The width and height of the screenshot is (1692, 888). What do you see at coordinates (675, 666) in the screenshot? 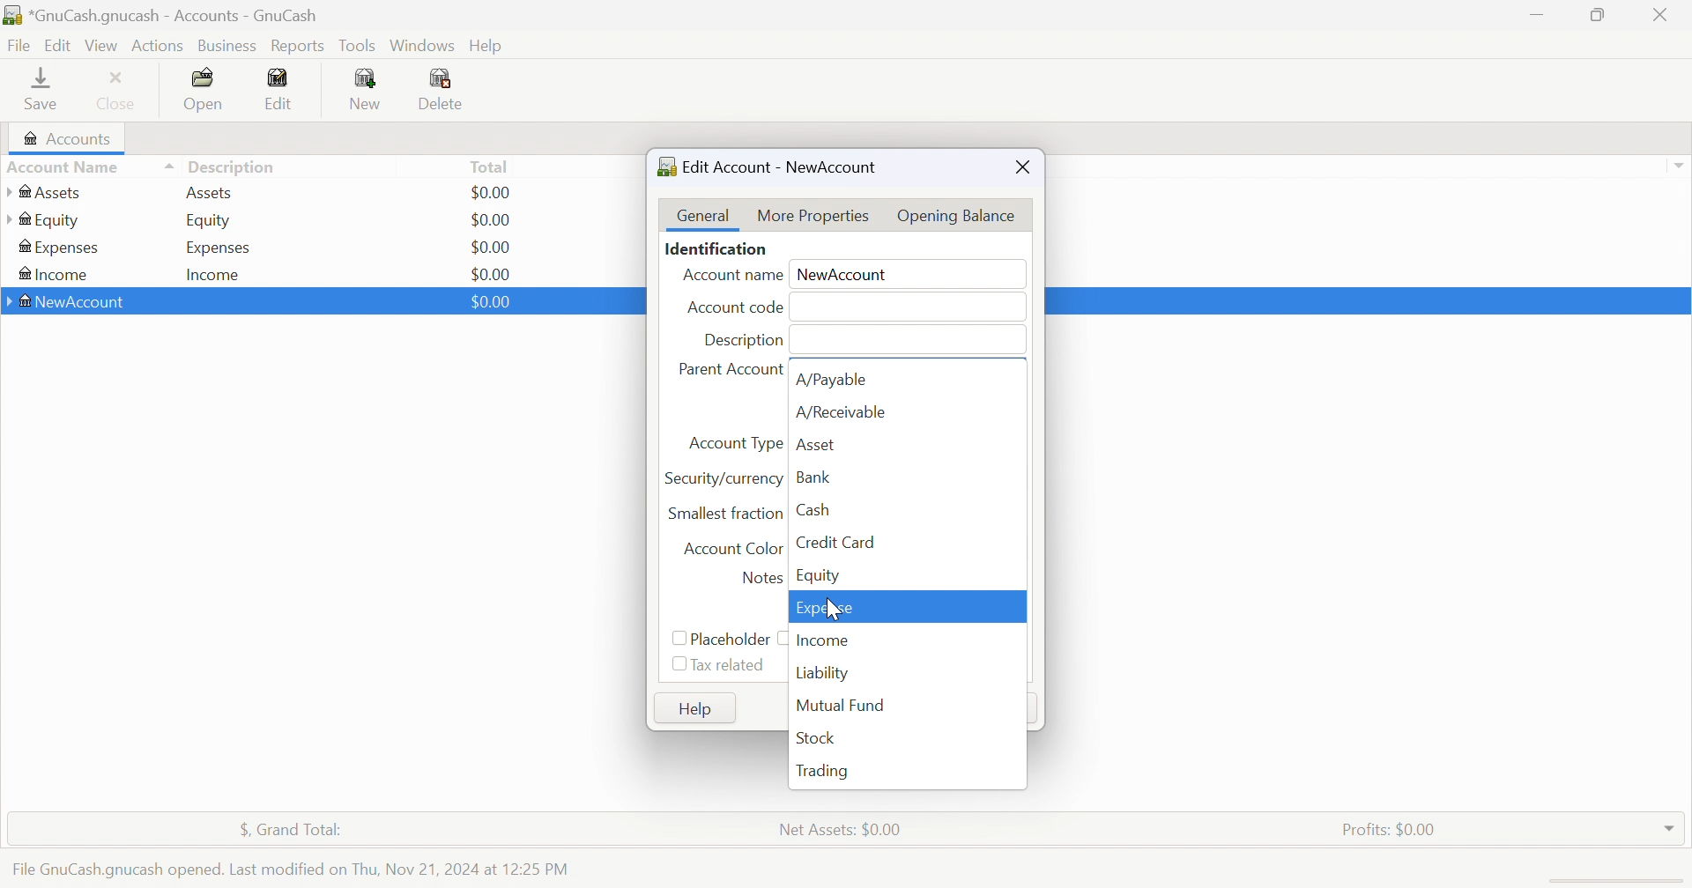
I see `Checkbox` at bounding box center [675, 666].